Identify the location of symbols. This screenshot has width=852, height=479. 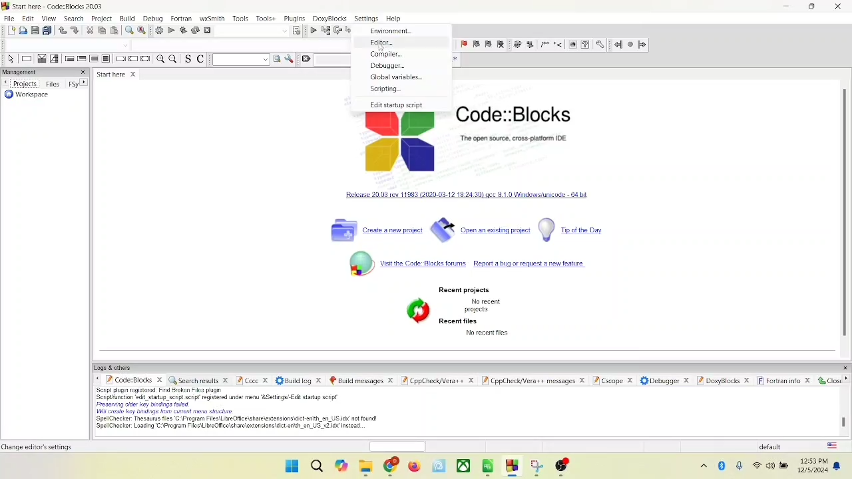
(538, 44).